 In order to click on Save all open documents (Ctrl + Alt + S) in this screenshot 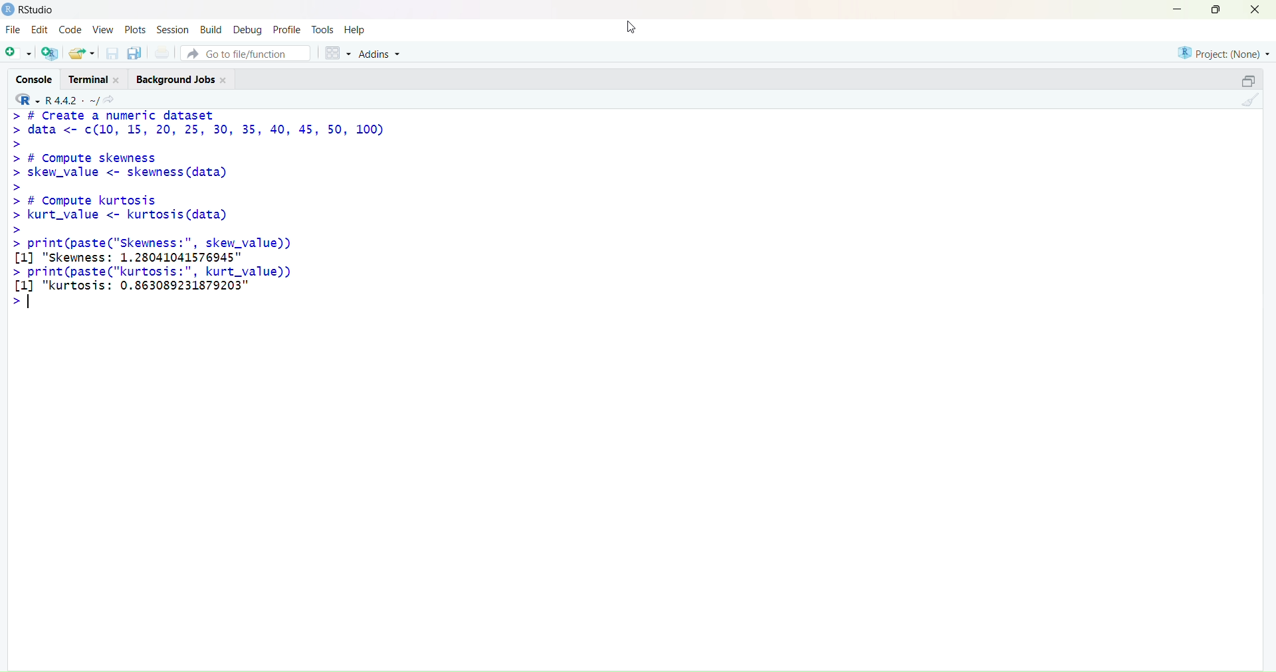, I will do `click(135, 54)`.